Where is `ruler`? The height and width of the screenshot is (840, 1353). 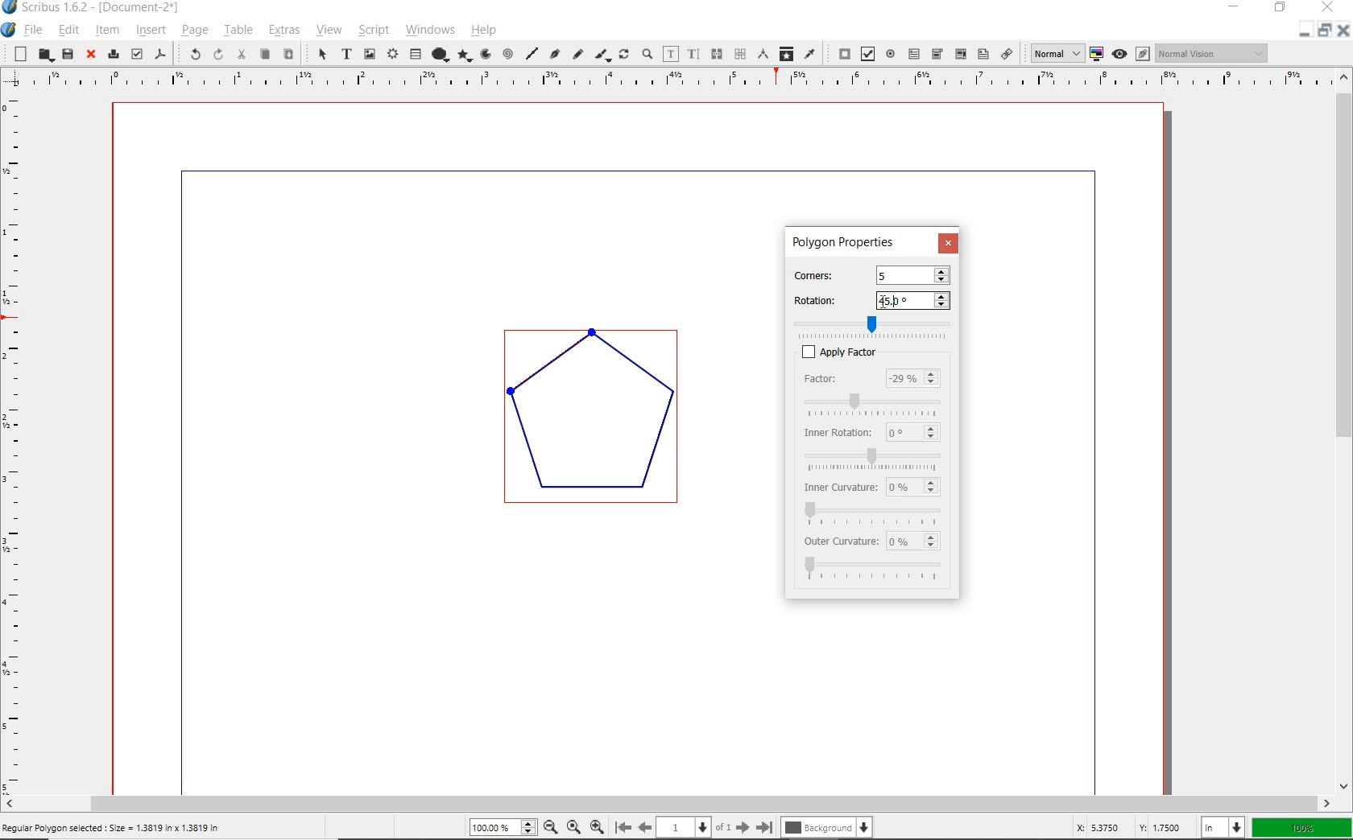 ruler is located at coordinates (676, 81).